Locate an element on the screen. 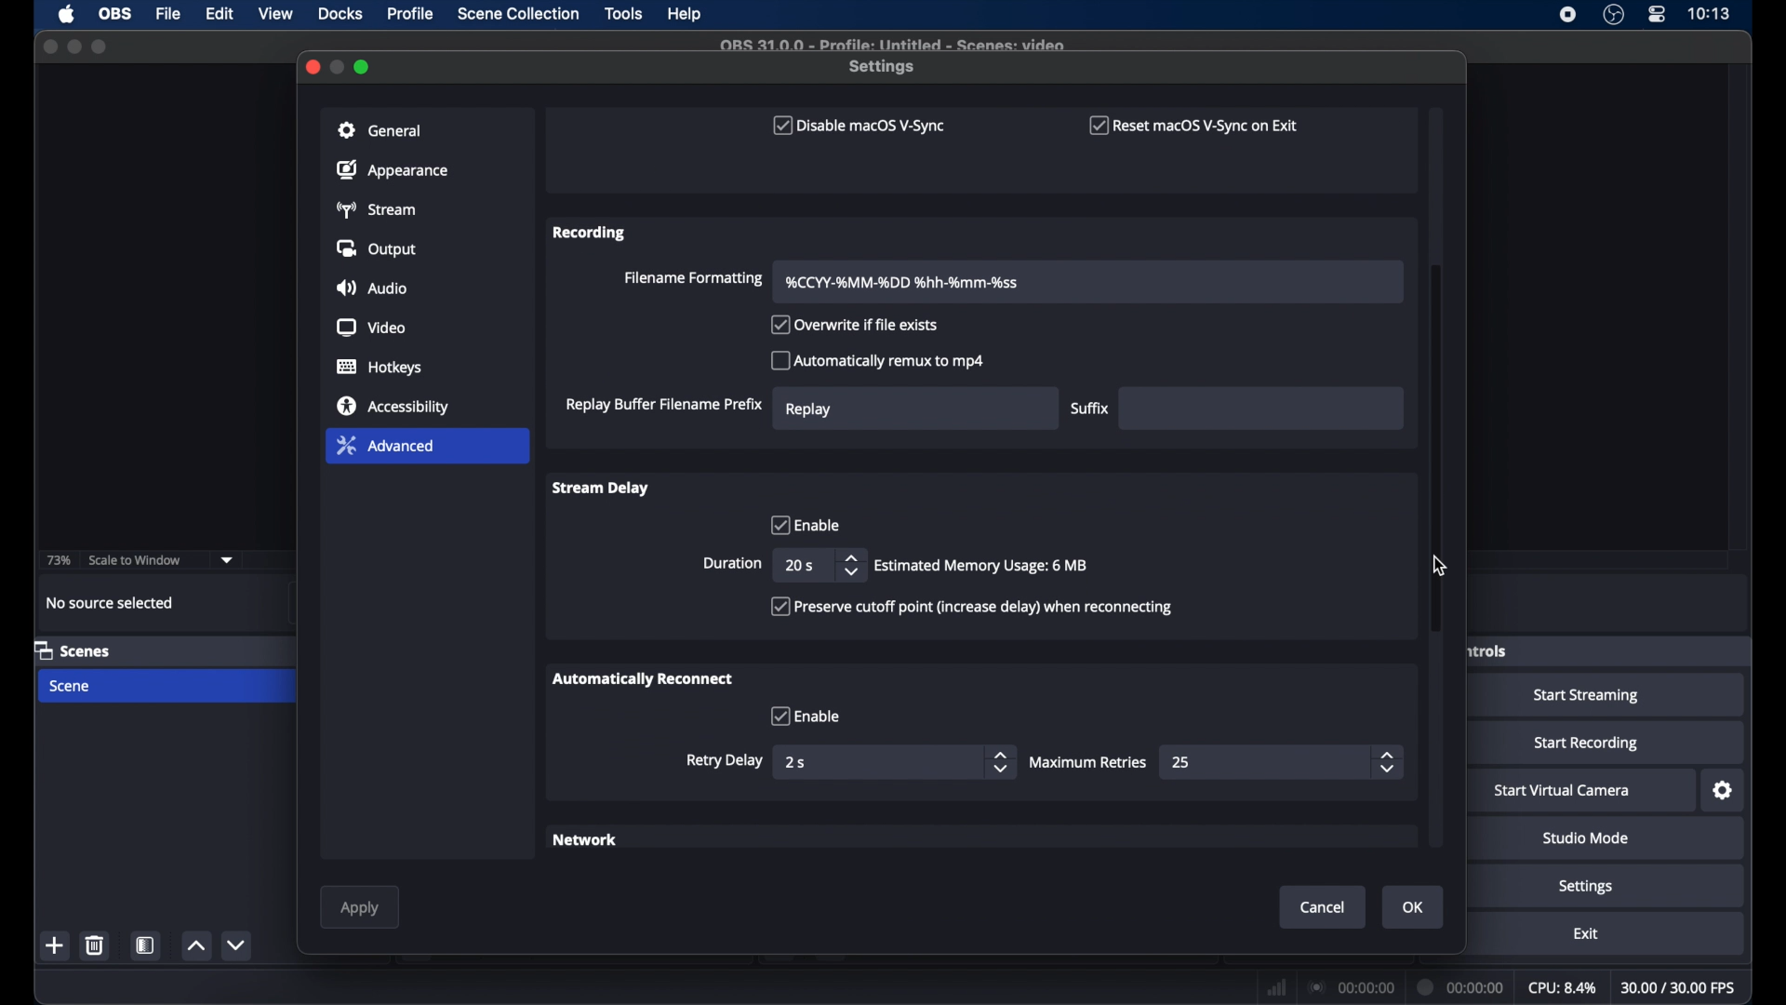  disable macOS V-sync is located at coordinates (856, 126).